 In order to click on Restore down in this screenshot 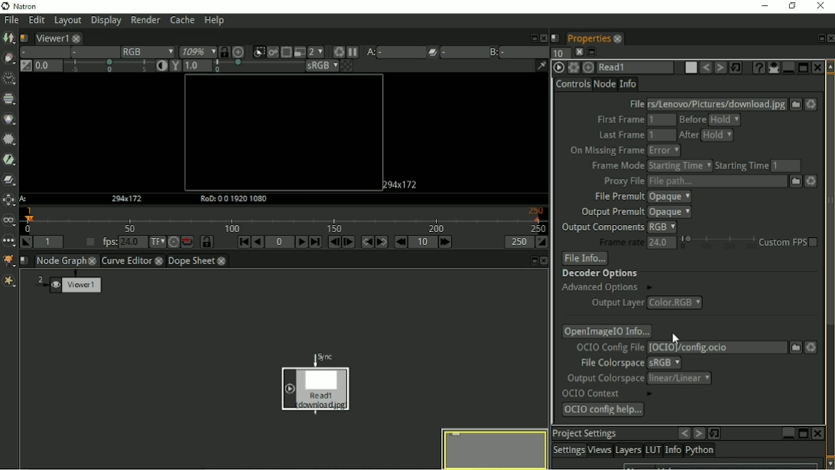, I will do `click(790, 6)`.